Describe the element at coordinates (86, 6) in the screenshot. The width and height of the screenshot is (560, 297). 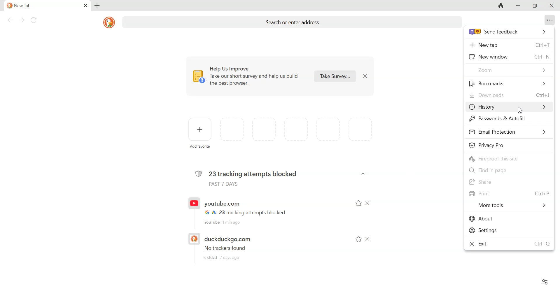
I see `Close tab` at that location.